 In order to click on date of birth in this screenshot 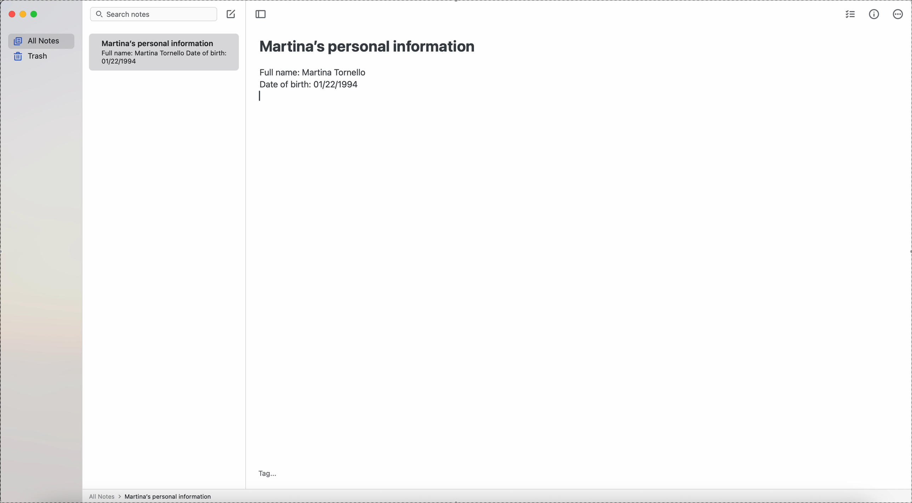, I will do `click(309, 83)`.